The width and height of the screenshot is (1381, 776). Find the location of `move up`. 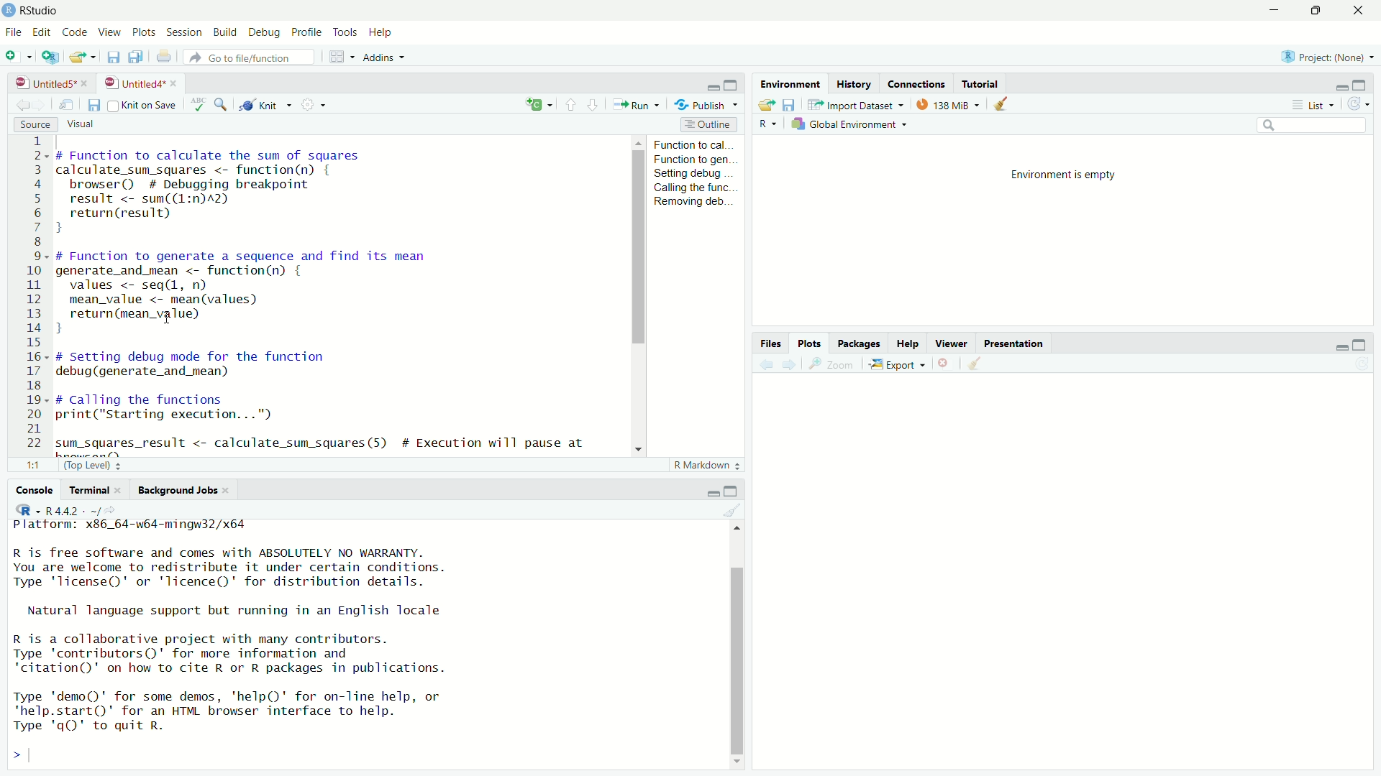

move up is located at coordinates (737, 531).